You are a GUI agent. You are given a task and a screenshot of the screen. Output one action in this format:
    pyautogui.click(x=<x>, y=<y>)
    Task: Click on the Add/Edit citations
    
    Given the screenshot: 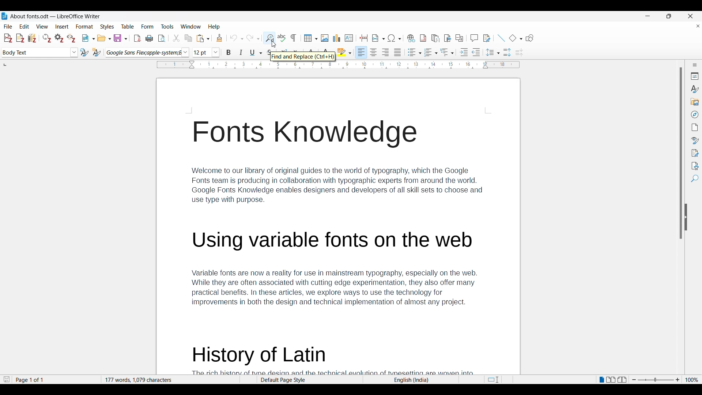 What is the action you would take?
    pyautogui.click(x=8, y=38)
    